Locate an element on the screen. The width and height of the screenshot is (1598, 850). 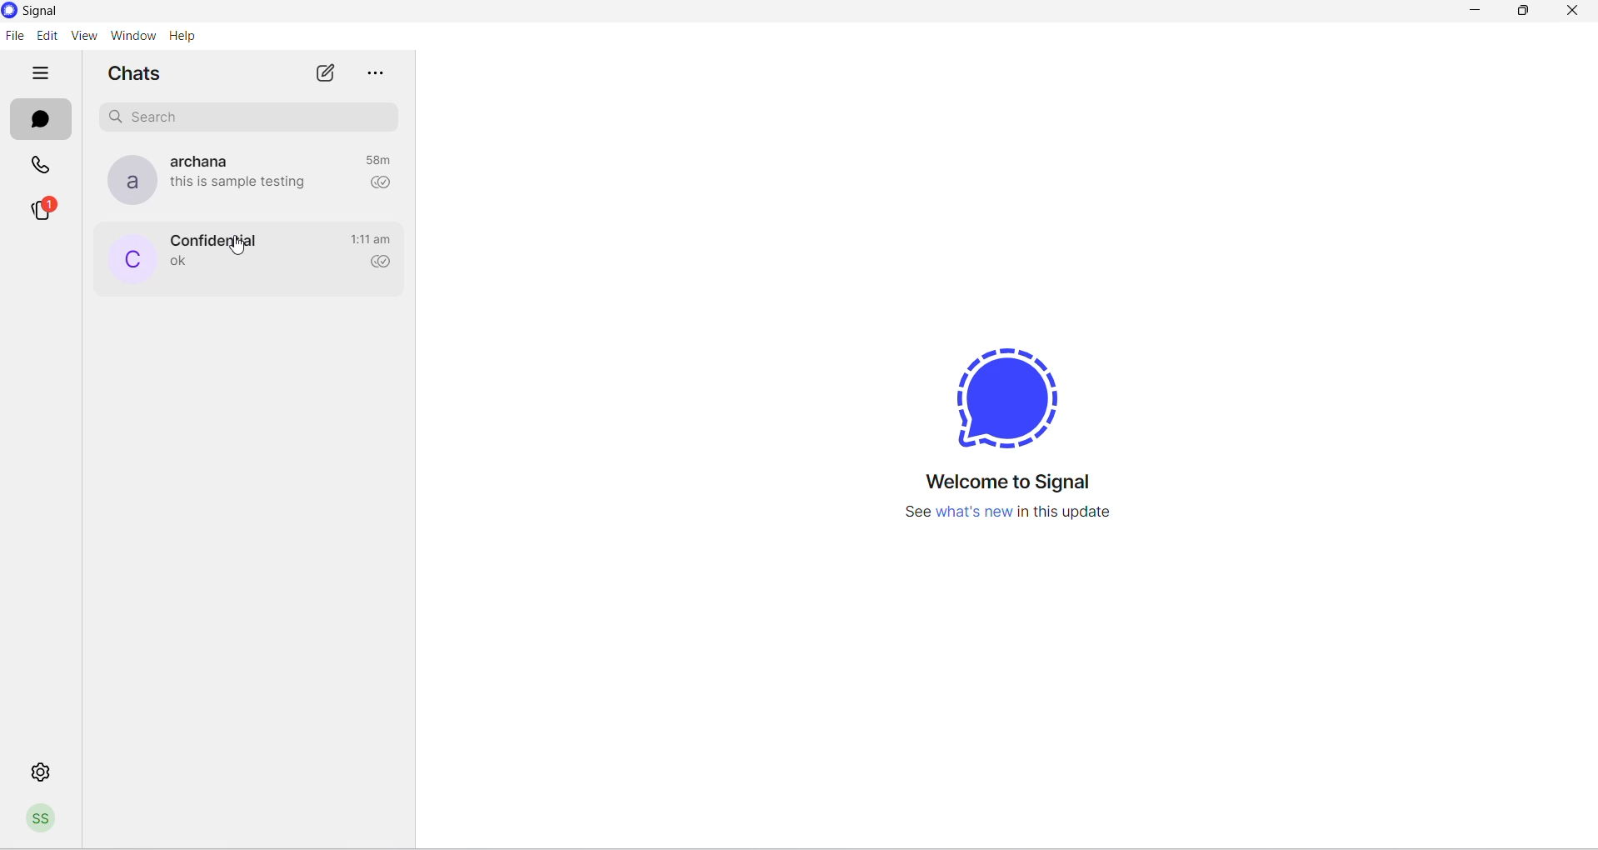
maximize is located at coordinates (1525, 15).